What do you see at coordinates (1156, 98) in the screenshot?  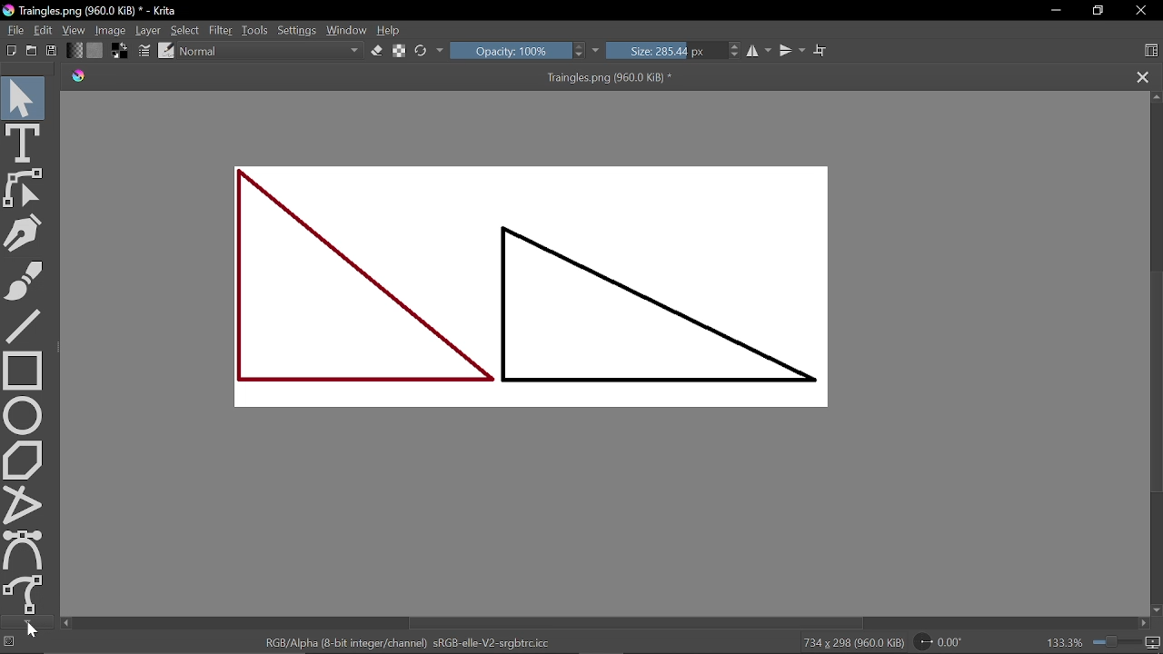 I see `Move up` at bounding box center [1156, 98].